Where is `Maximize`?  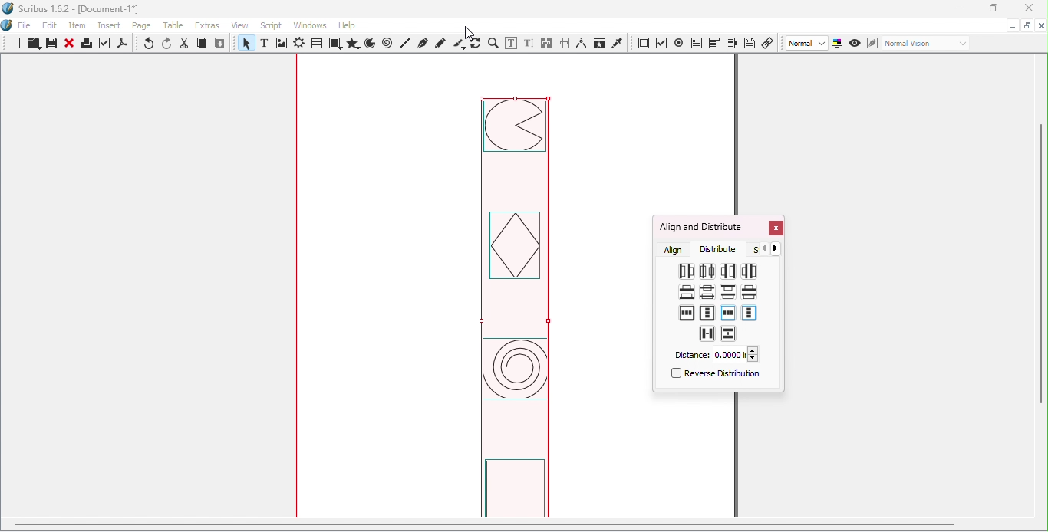
Maximize is located at coordinates (1027, 25).